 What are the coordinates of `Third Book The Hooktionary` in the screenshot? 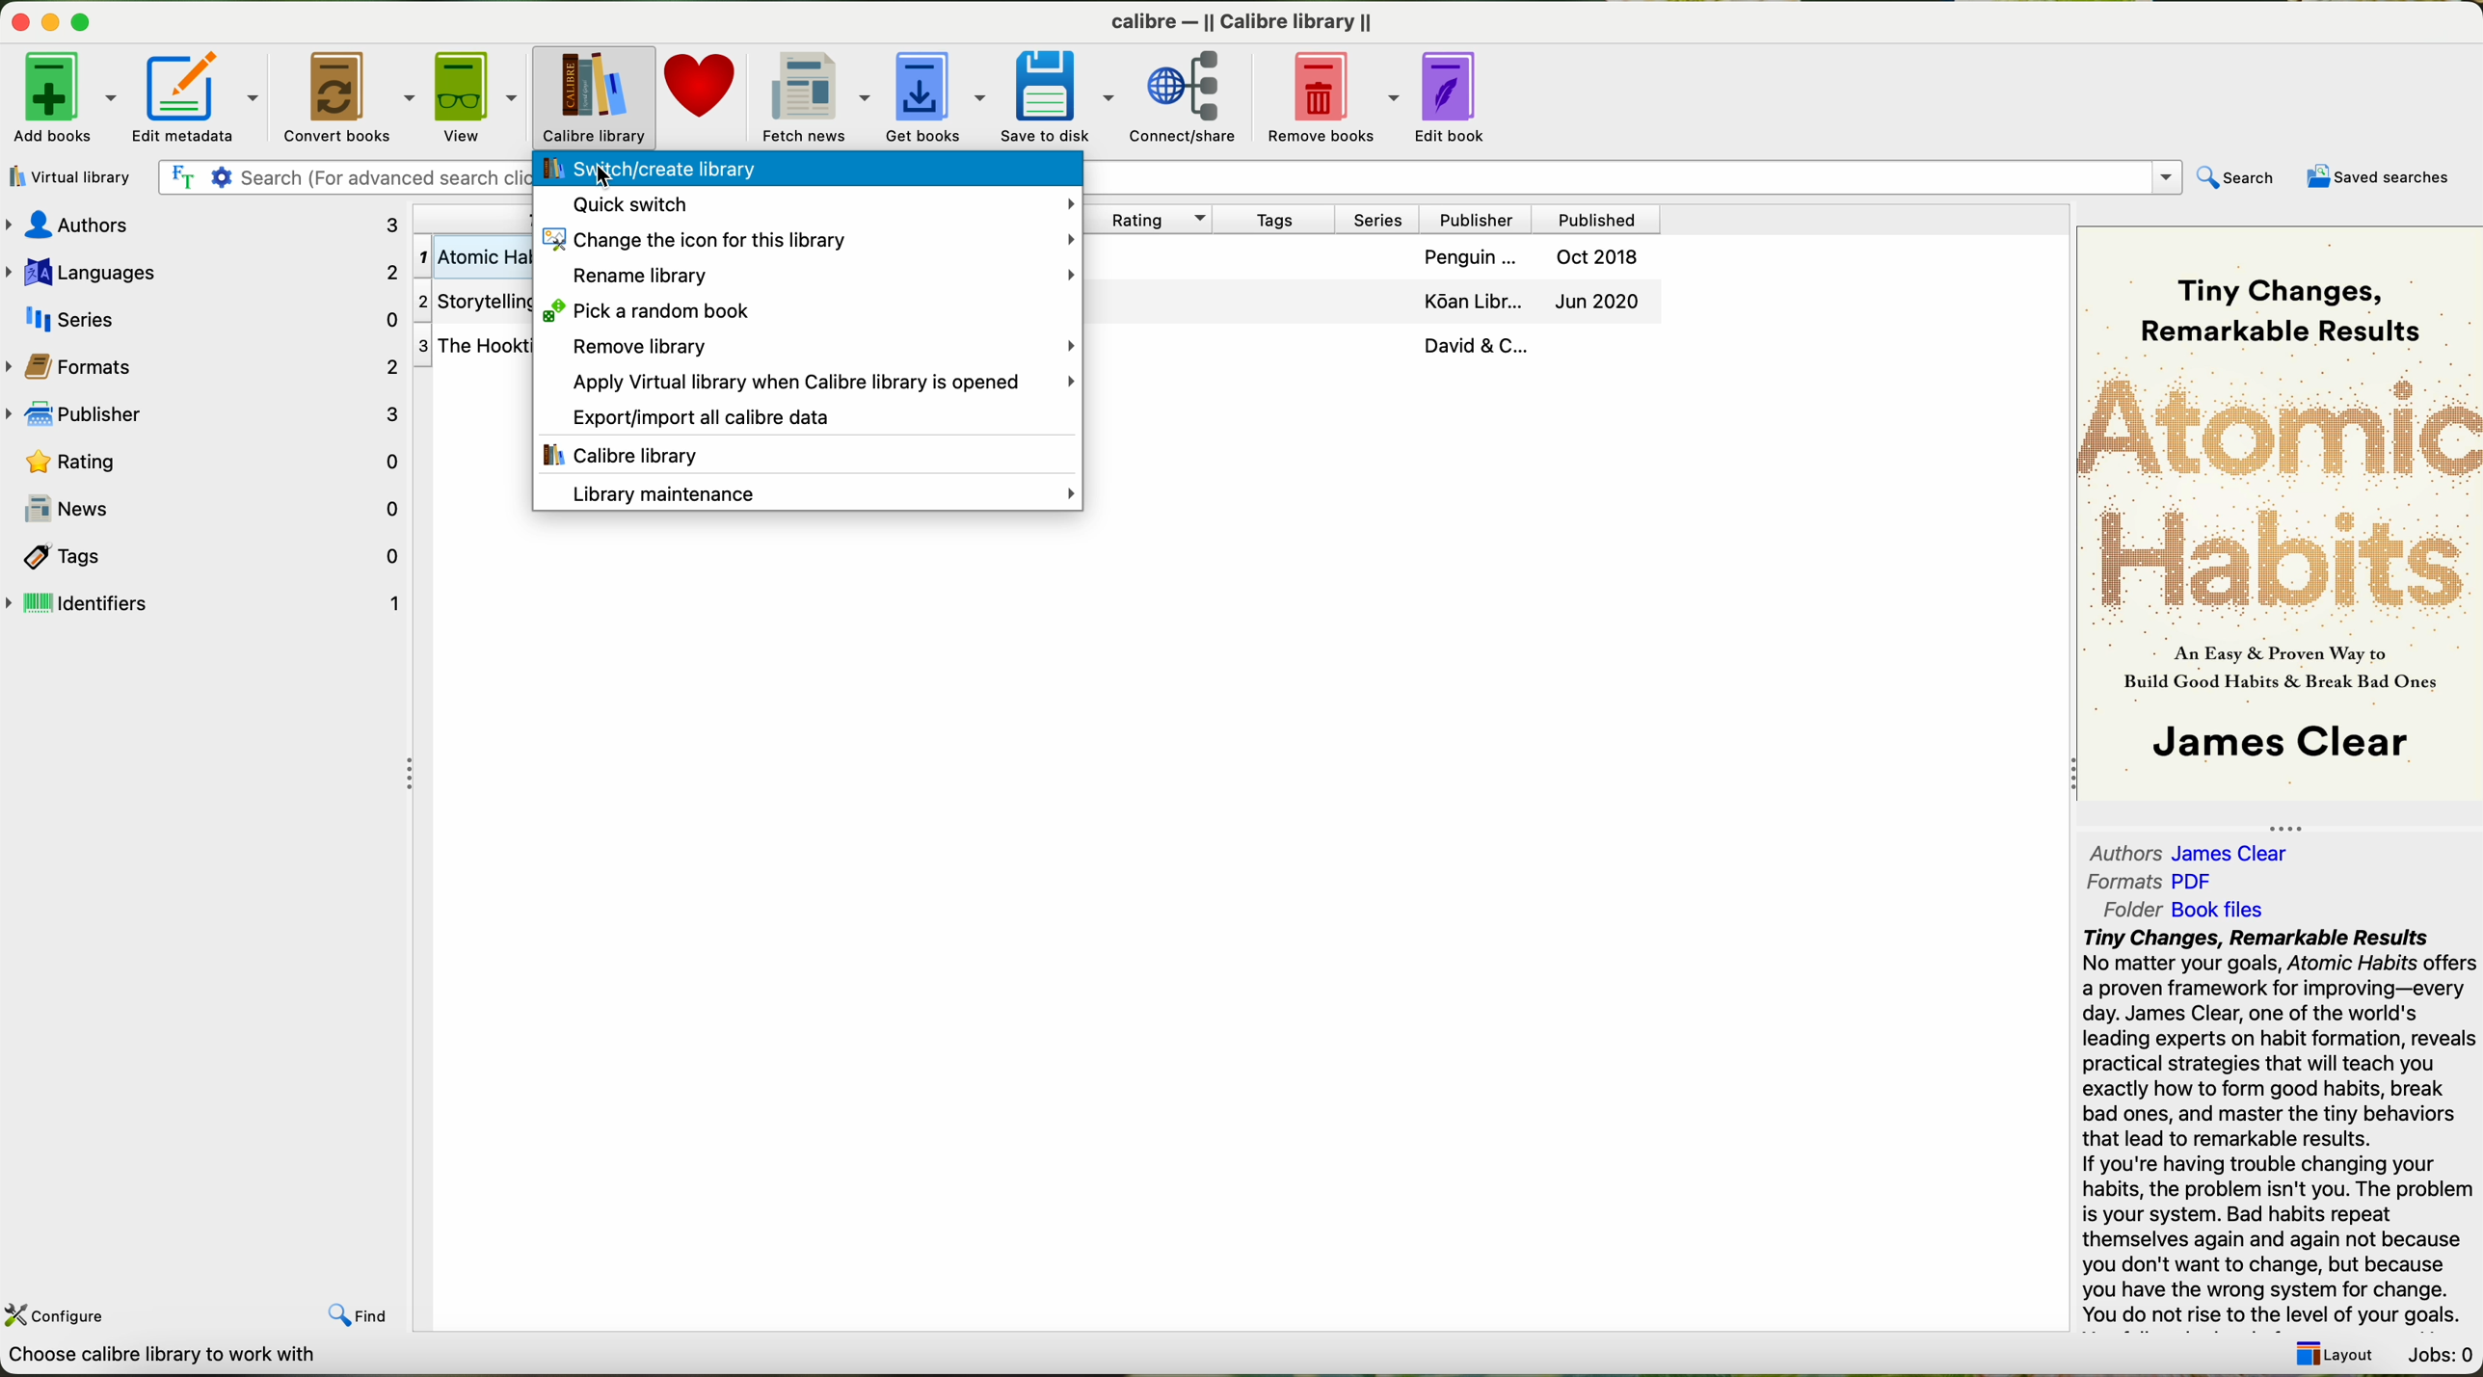 It's located at (473, 347).